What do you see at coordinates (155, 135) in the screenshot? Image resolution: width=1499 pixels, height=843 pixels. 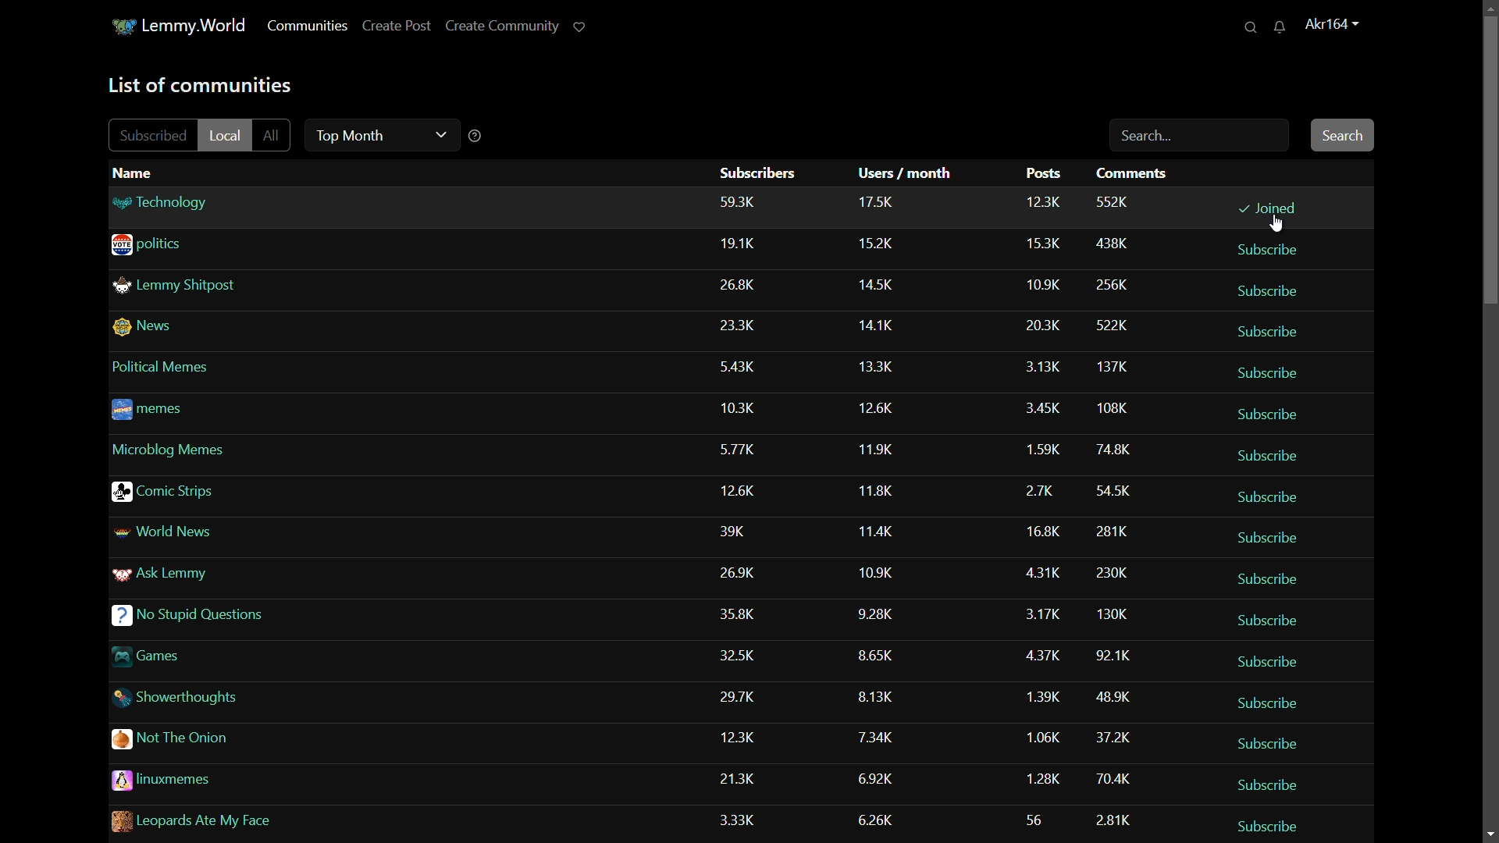 I see `subscribed` at bounding box center [155, 135].